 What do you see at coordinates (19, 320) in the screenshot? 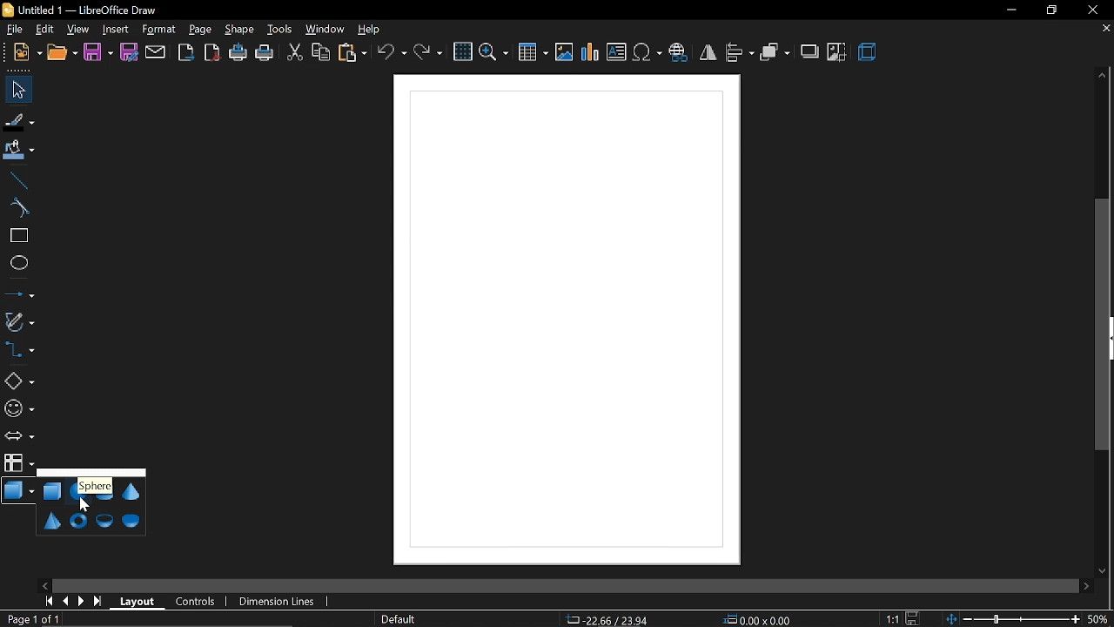
I see `curves and polygons` at bounding box center [19, 320].